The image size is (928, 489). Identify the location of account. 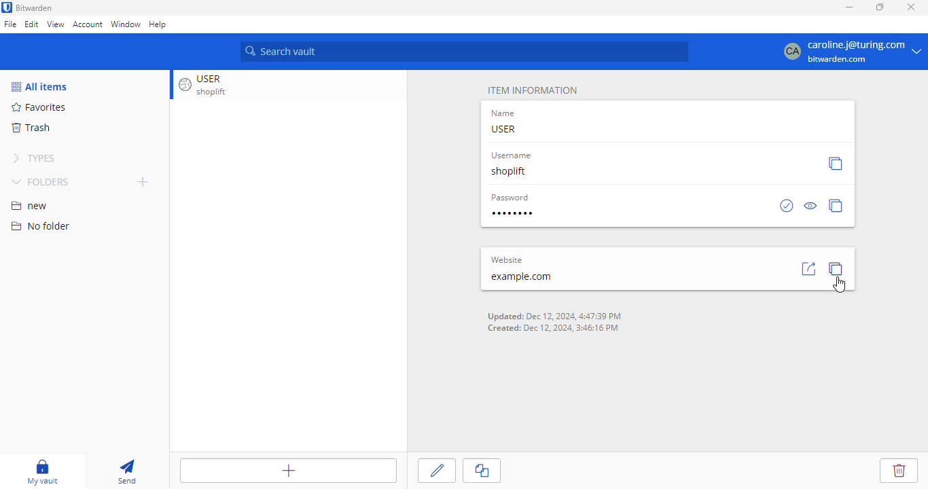
(88, 24).